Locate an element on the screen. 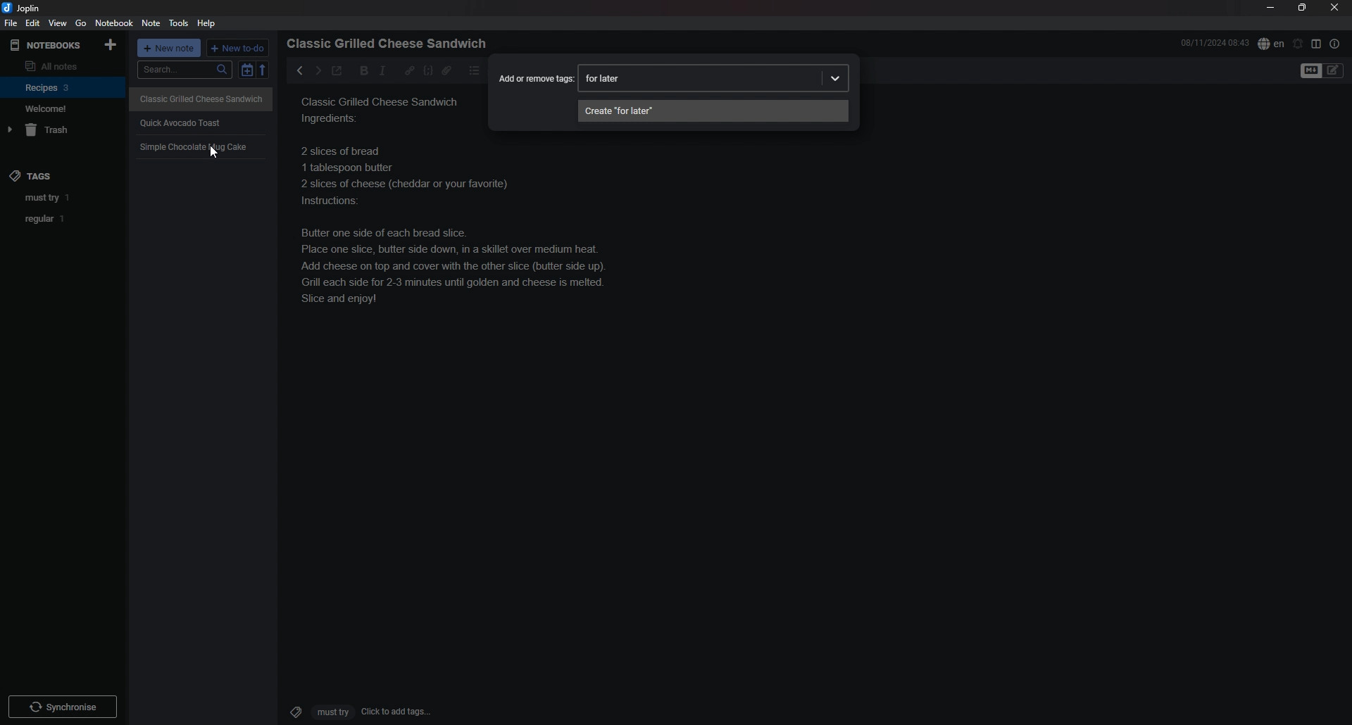 The image size is (1352, 725). set alarm is located at coordinates (1298, 43).